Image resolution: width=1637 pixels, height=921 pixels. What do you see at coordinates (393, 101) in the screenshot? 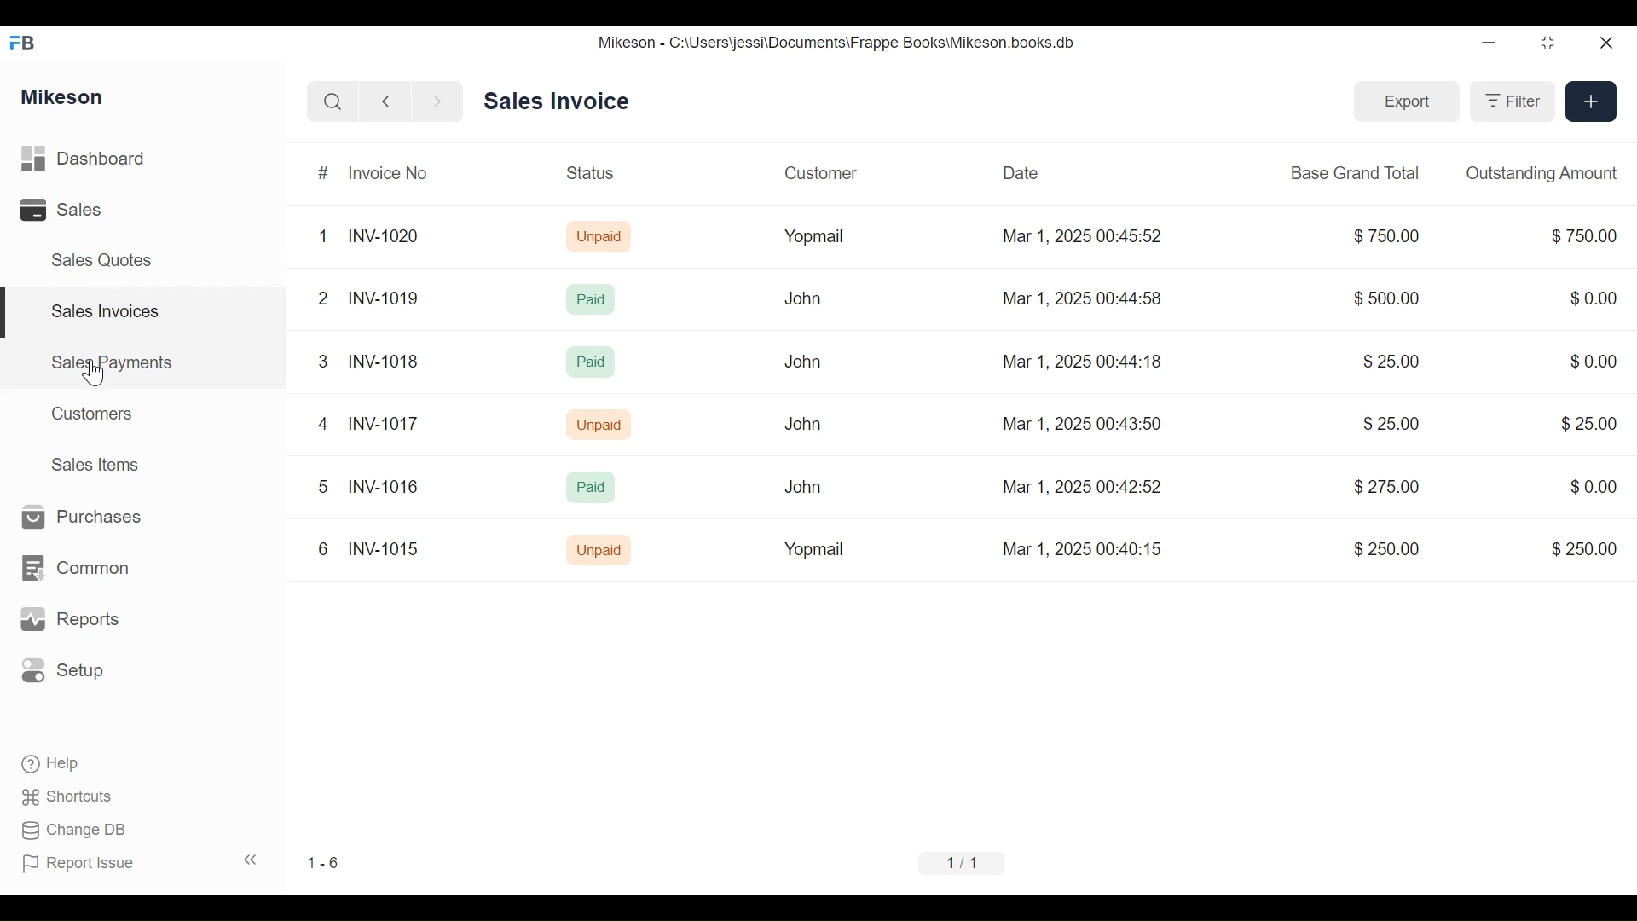
I see `Back` at bounding box center [393, 101].